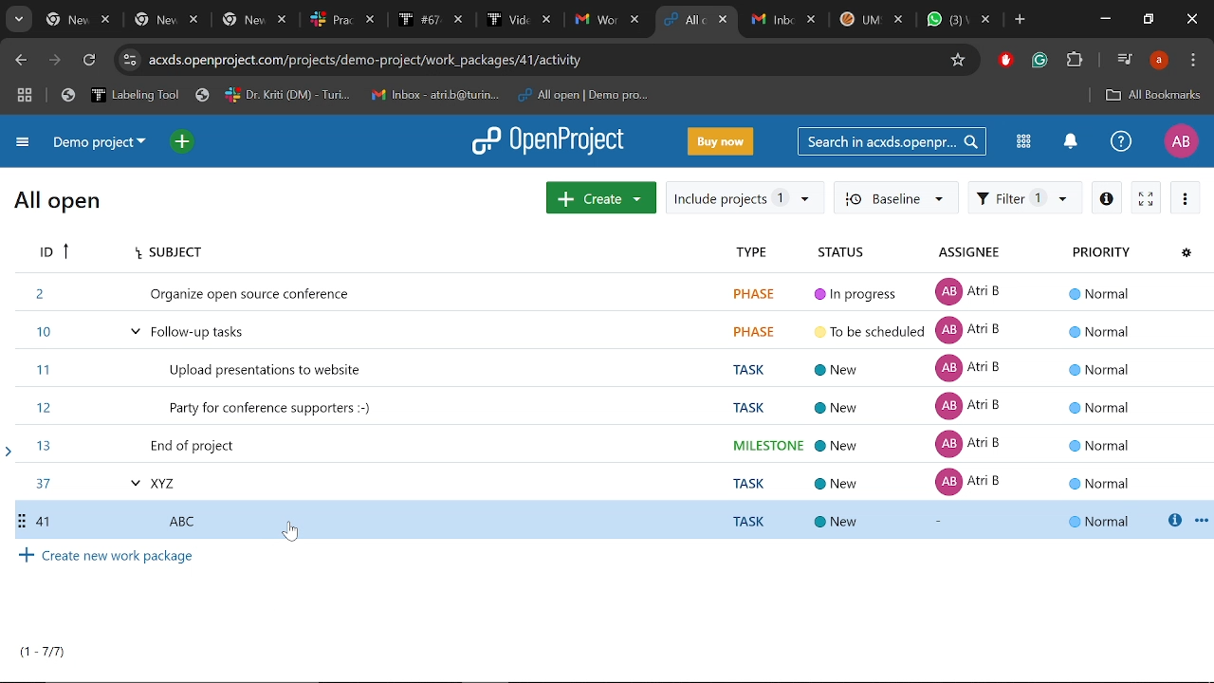  I want to click on ID, so click(51, 252).